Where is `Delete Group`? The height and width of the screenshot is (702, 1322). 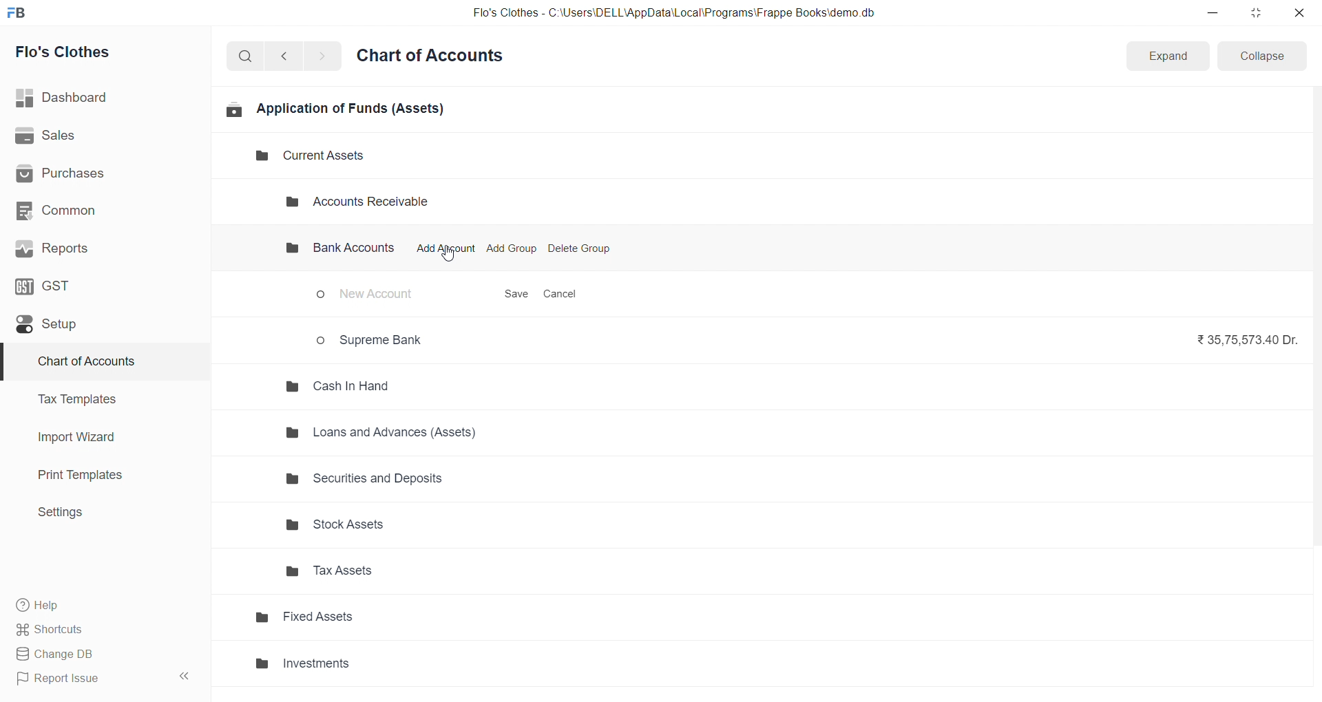
Delete Group is located at coordinates (580, 248).